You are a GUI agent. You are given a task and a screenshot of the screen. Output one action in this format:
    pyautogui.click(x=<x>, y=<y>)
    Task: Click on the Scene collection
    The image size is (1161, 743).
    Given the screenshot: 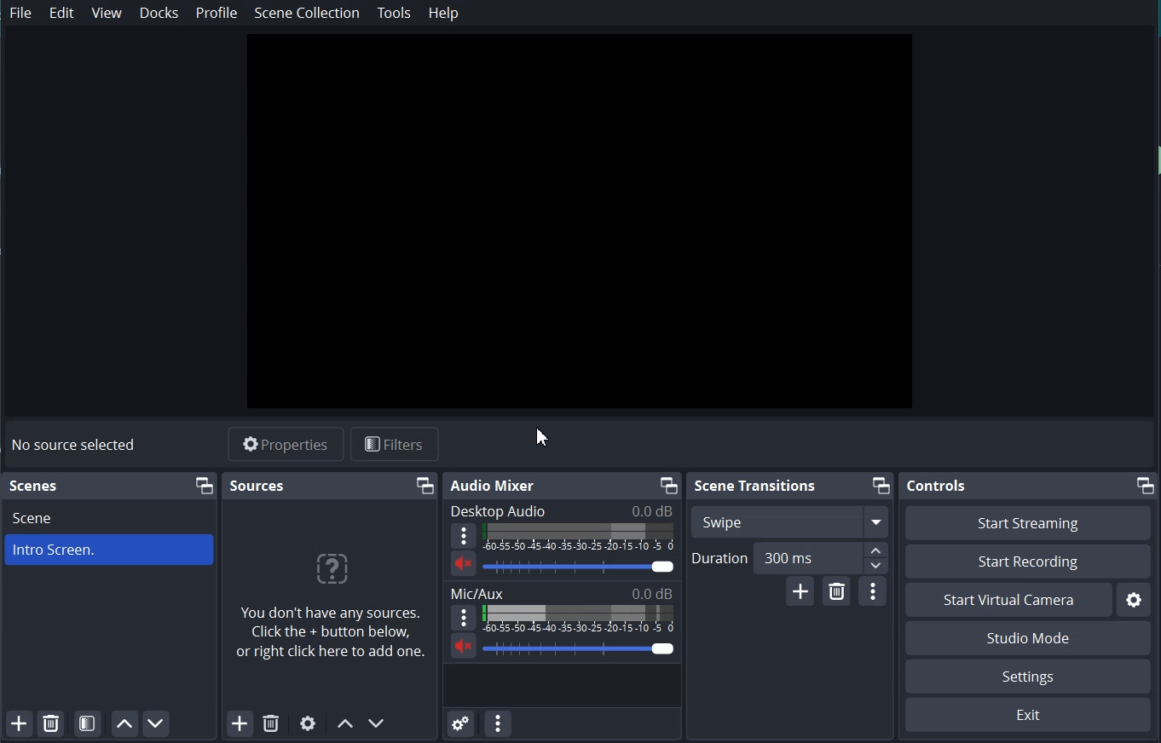 What is the action you would take?
    pyautogui.click(x=307, y=13)
    